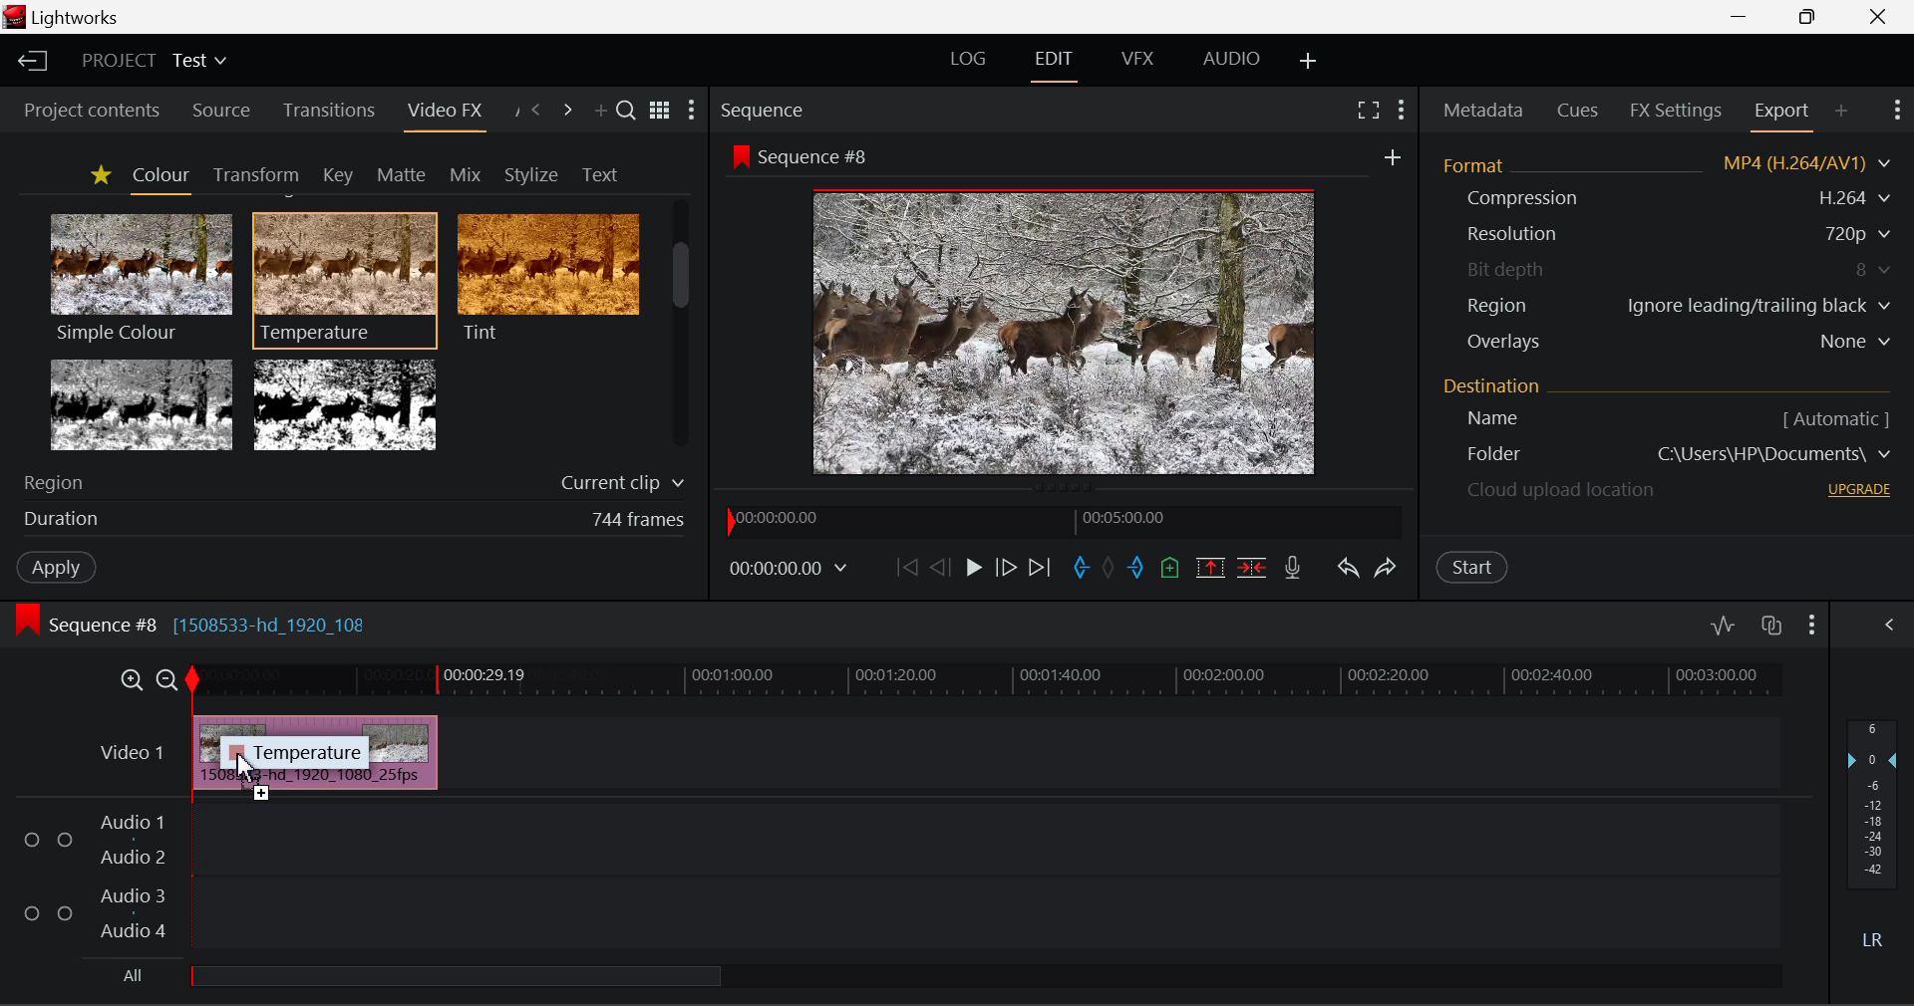 This screenshot has height=1006, width=1914. I want to click on Resolution, so click(1513, 234).